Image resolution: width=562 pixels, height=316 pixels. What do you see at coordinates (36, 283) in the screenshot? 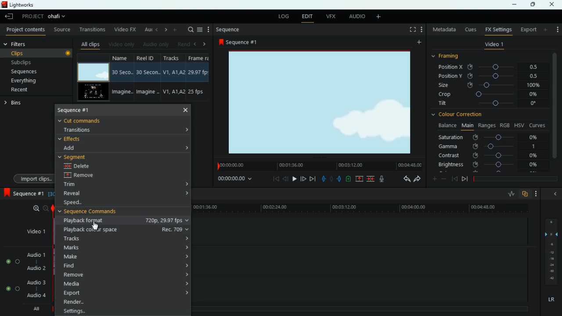
I see `audio 3` at bounding box center [36, 283].